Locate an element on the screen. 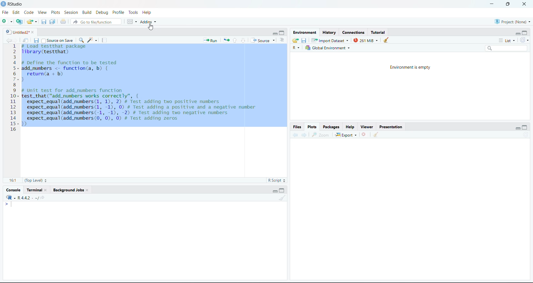 The width and height of the screenshot is (533, 283). Plots is located at coordinates (311, 127).